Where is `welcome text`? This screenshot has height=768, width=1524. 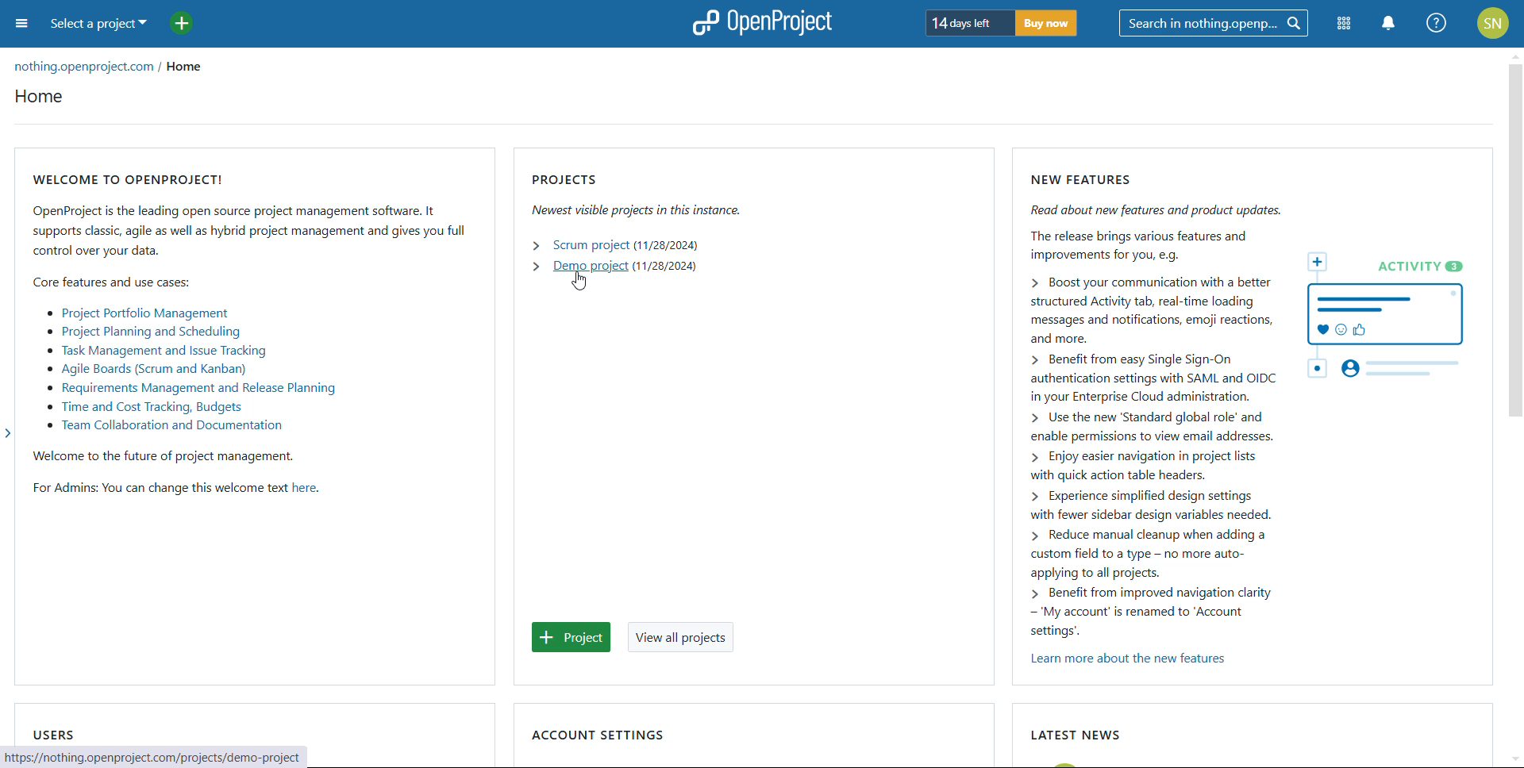
welcome text is located at coordinates (304, 488).